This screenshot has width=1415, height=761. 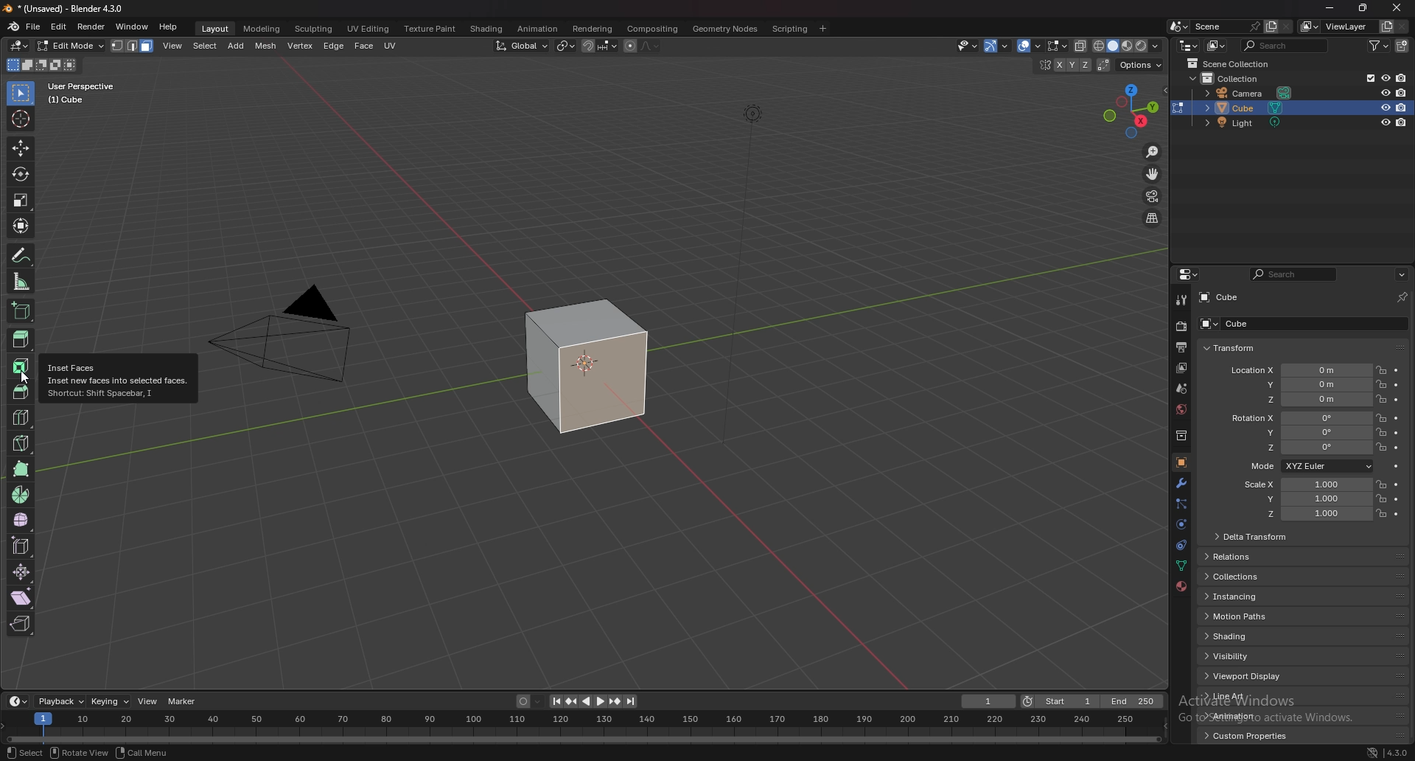 What do you see at coordinates (1236, 557) in the screenshot?
I see `relations` at bounding box center [1236, 557].